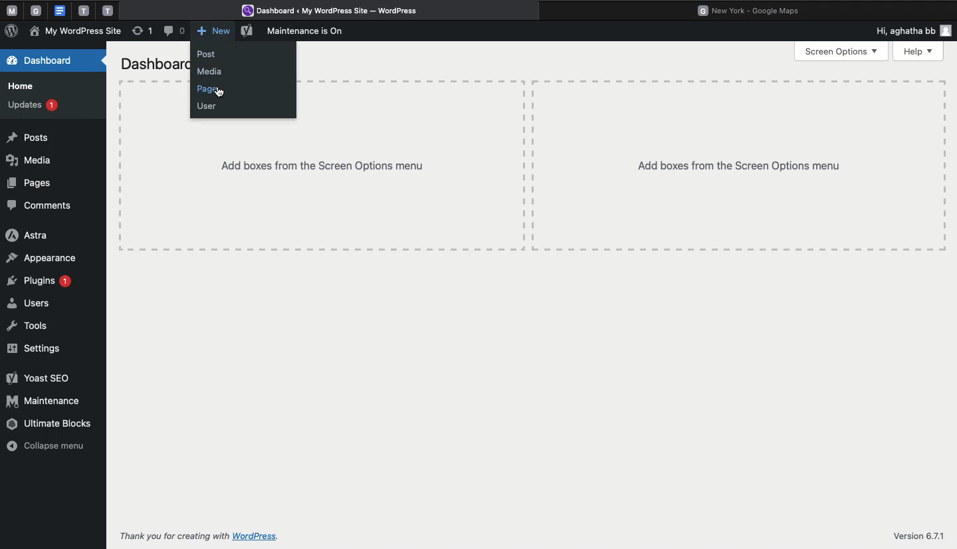  What do you see at coordinates (173, 31) in the screenshot?
I see `Comment` at bounding box center [173, 31].